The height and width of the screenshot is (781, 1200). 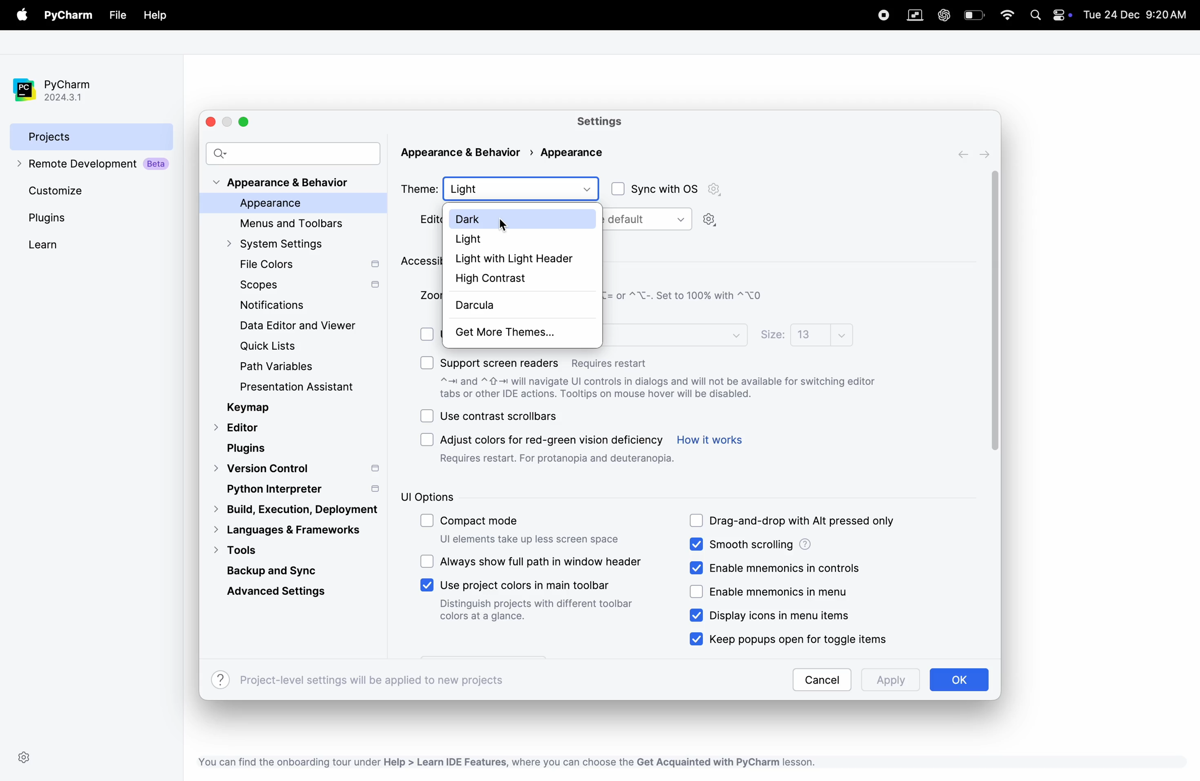 What do you see at coordinates (427, 522) in the screenshot?
I see `check box` at bounding box center [427, 522].